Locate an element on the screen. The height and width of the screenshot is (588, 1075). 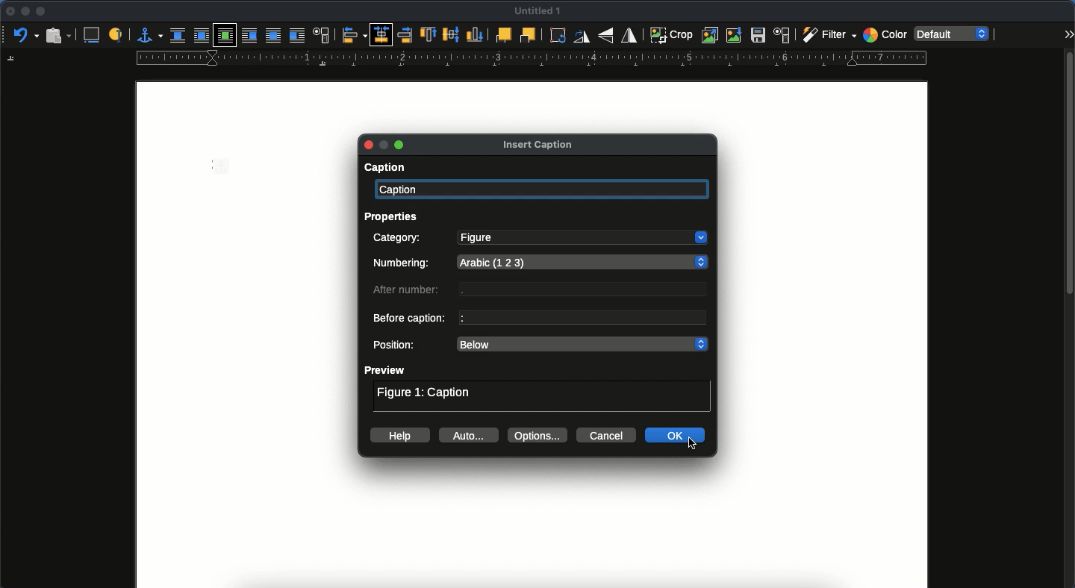
cursor is located at coordinates (694, 444).